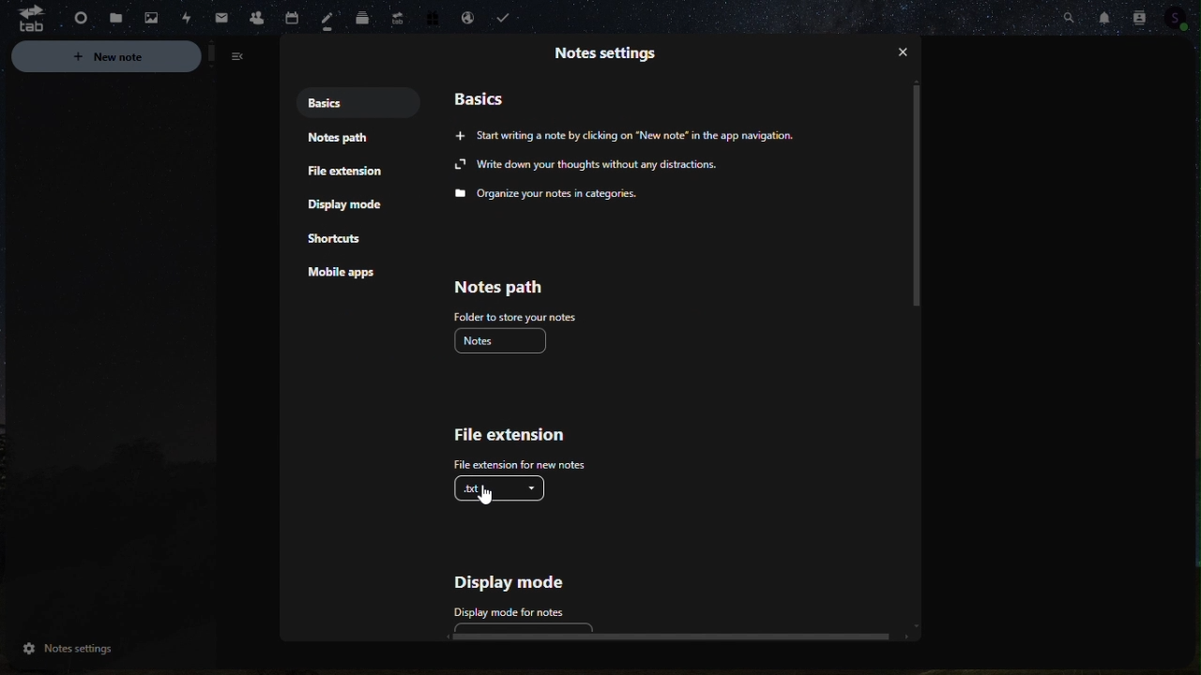 This screenshot has height=675, width=1201. What do you see at coordinates (915, 197) in the screenshot?
I see `vertical scroll bar` at bounding box center [915, 197].